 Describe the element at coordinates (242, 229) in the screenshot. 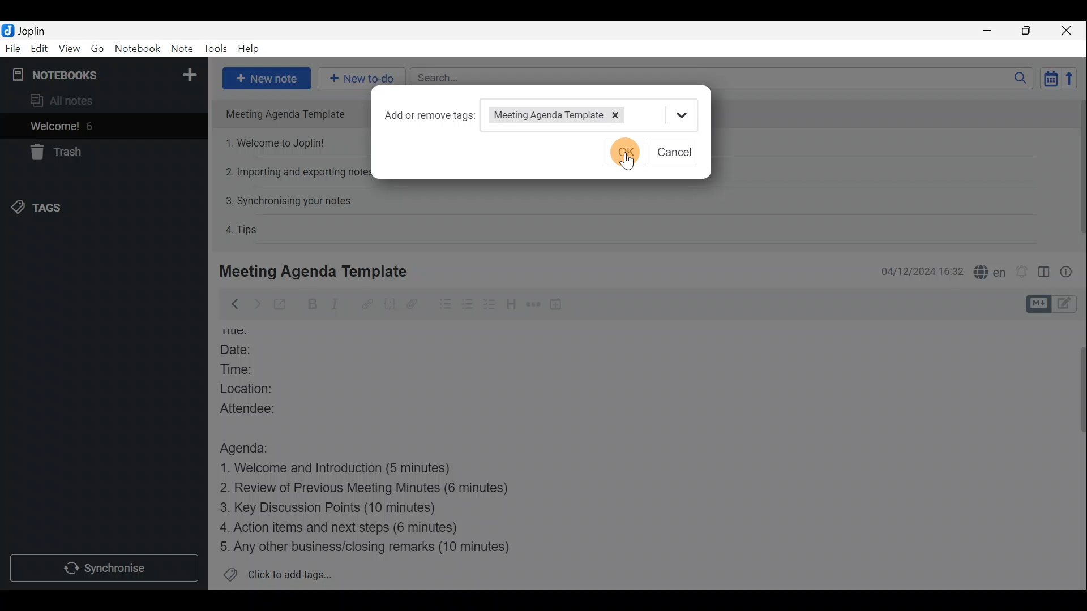

I see `4. Tips` at that location.